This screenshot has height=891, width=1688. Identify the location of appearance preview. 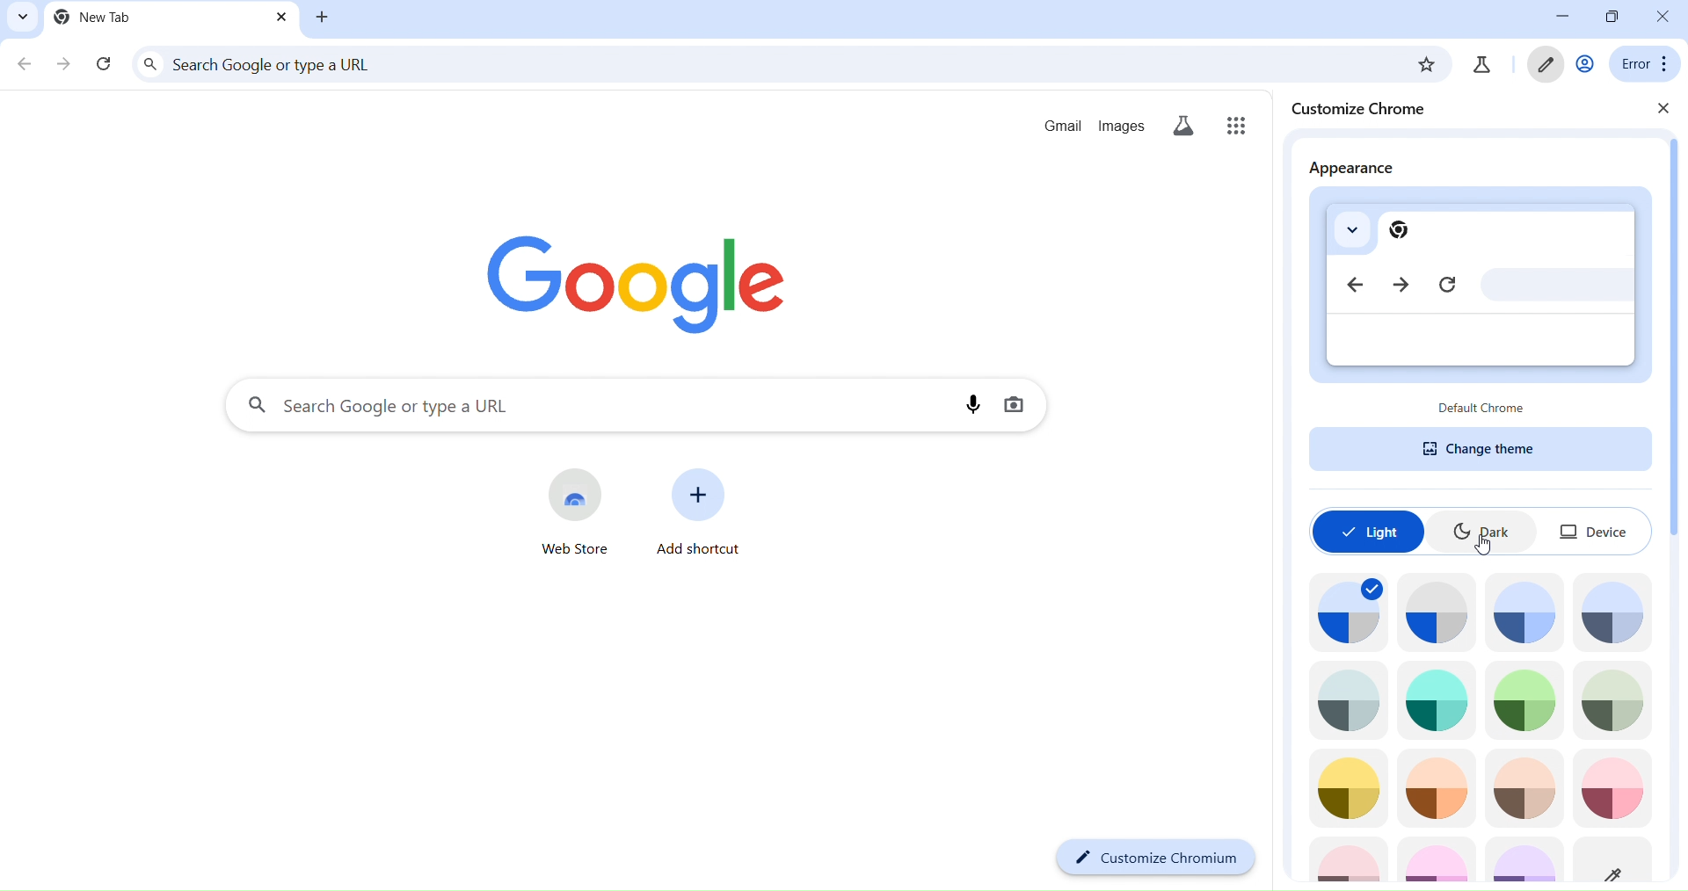
(1477, 284).